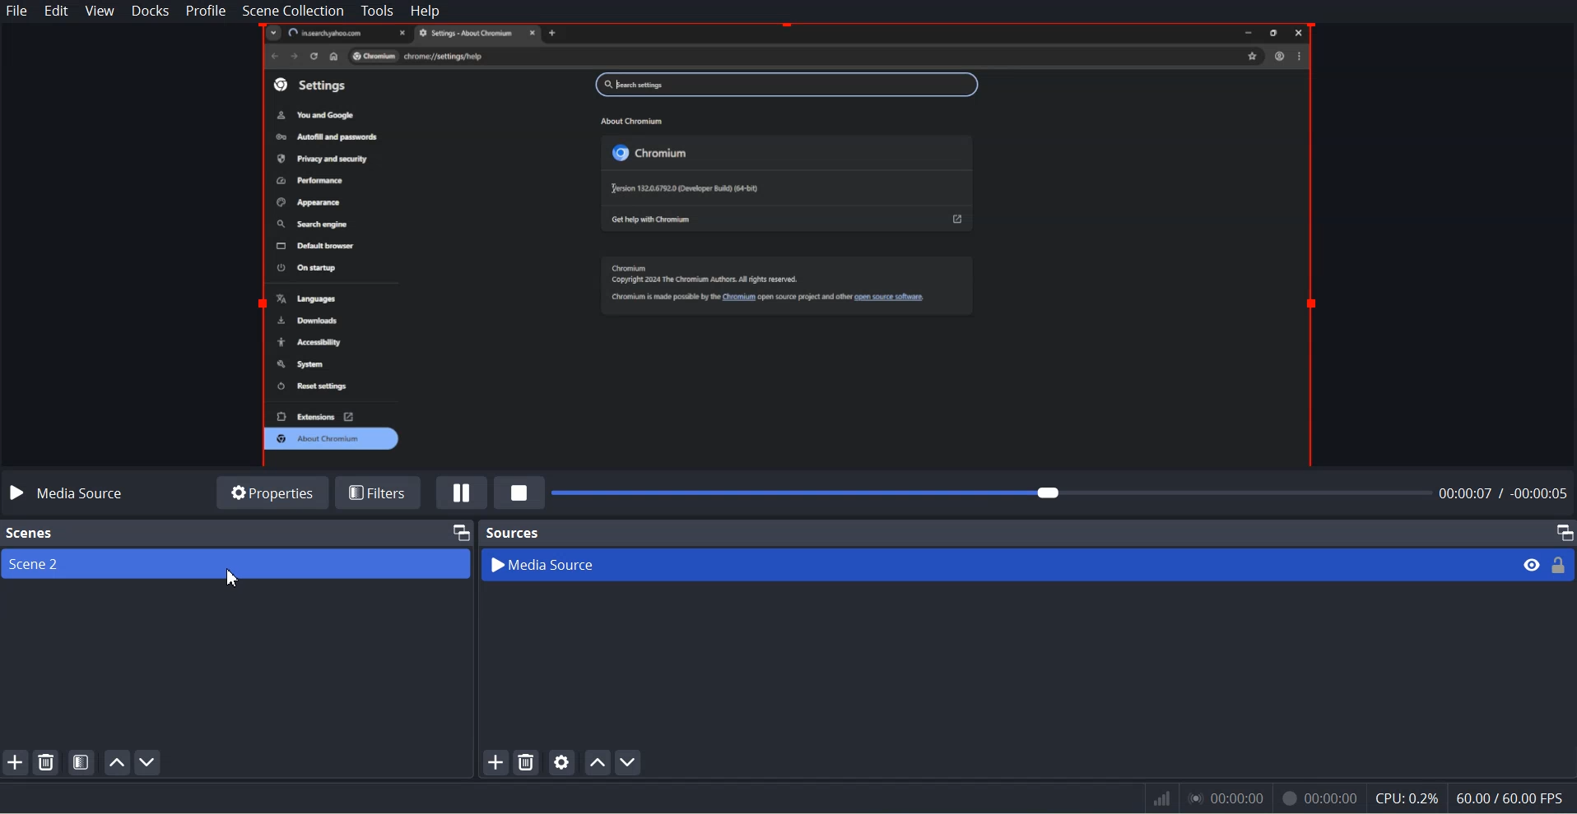 The height and width of the screenshot is (814, 1577). I want to click on Move source up, so click(598, 761).